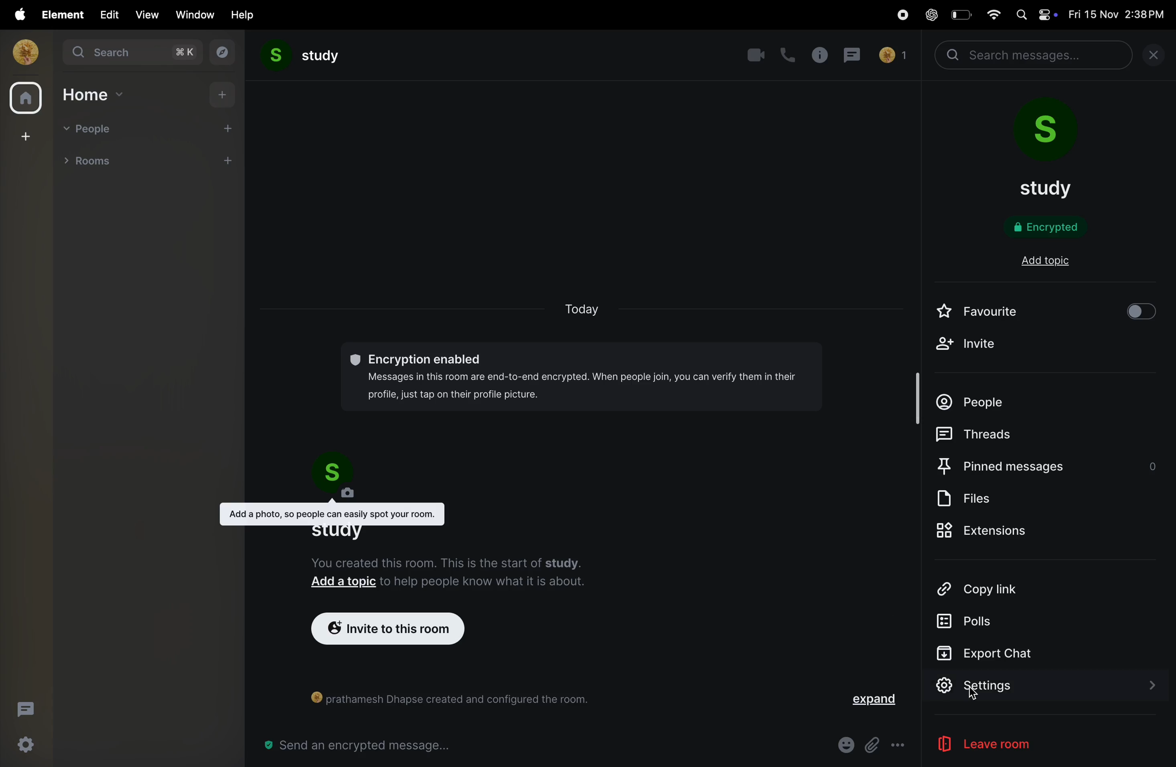 This screenshot has height=767, width=1176. What do you see at coordinates (1041, 686) in the screenshot?
I see `settings` at bounding box center [1041, 686].